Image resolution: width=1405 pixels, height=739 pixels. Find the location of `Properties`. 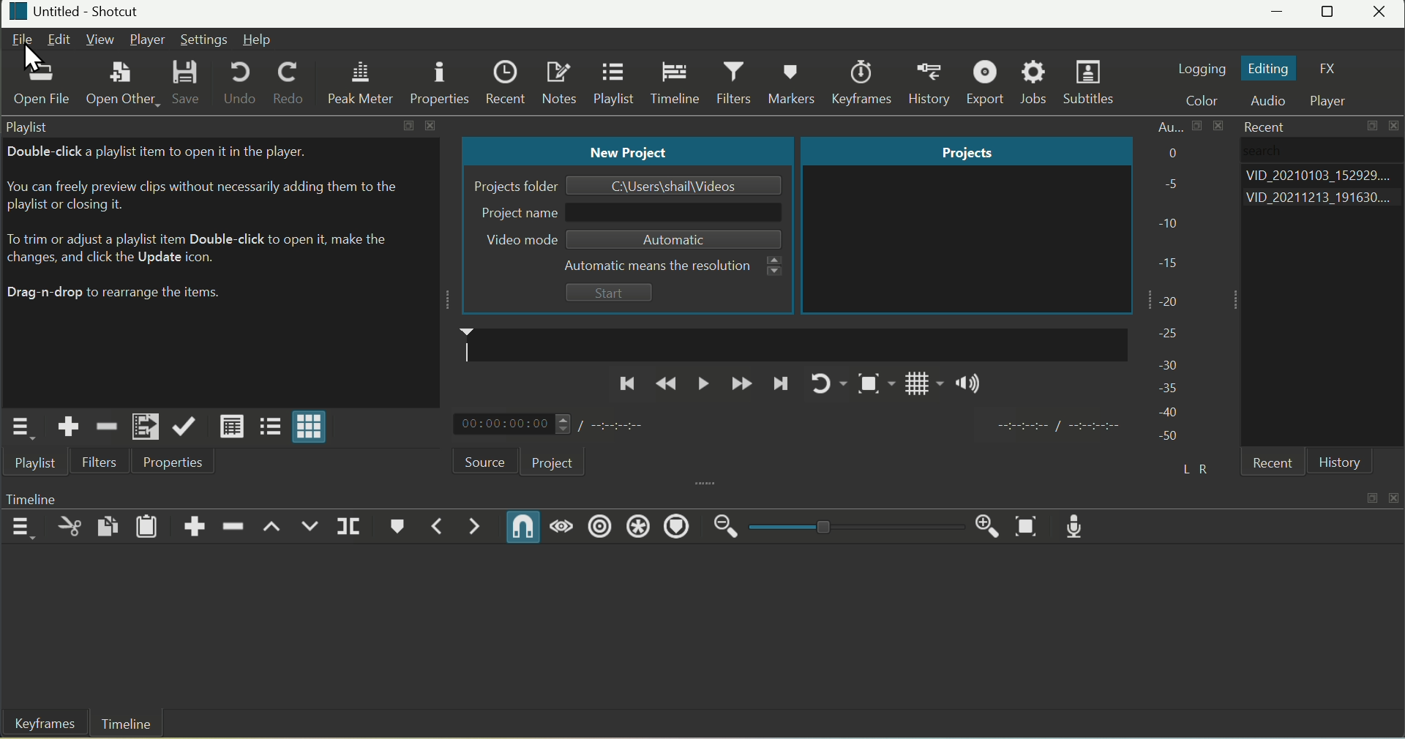

Properties is located at coordinates (439, 81).